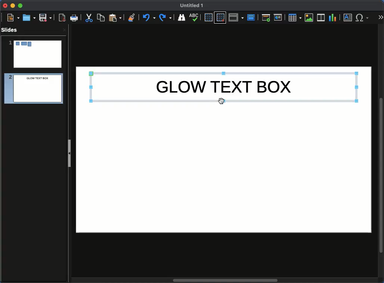  Describe the element at coordinates (13, 17) in the screenshot. I see `New` at that location.